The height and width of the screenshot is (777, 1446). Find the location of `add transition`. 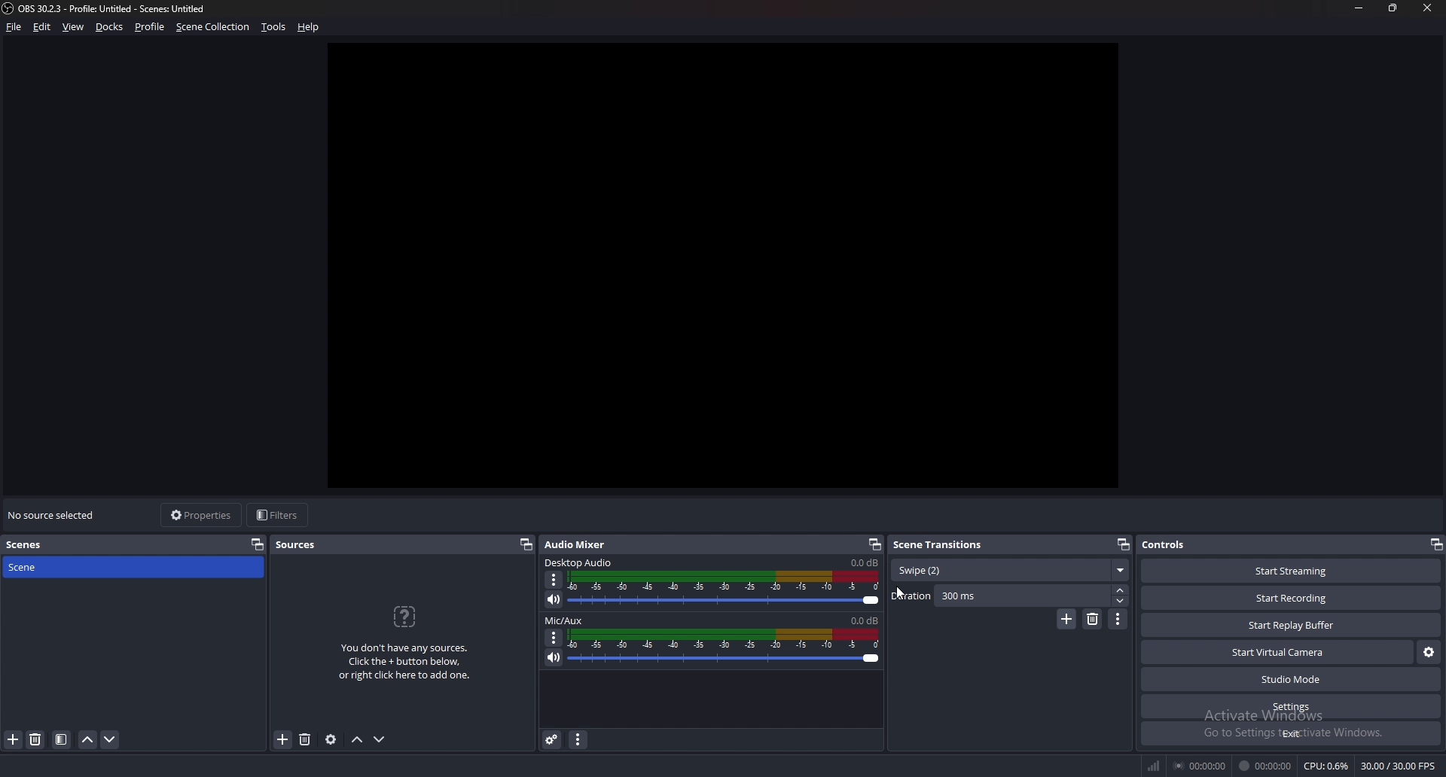

add transition is located at coordinates (1066, 619).